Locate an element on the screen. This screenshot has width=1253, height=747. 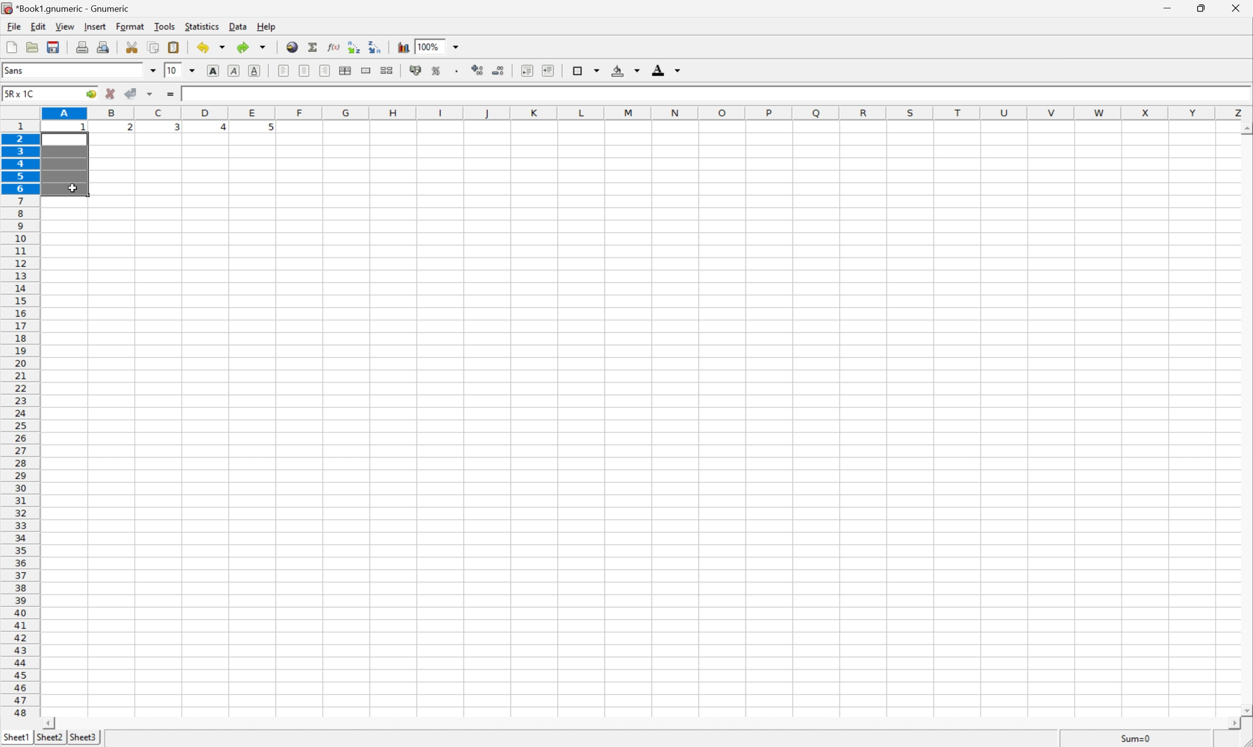
sum=0 is located at coordinates (1128, 738).